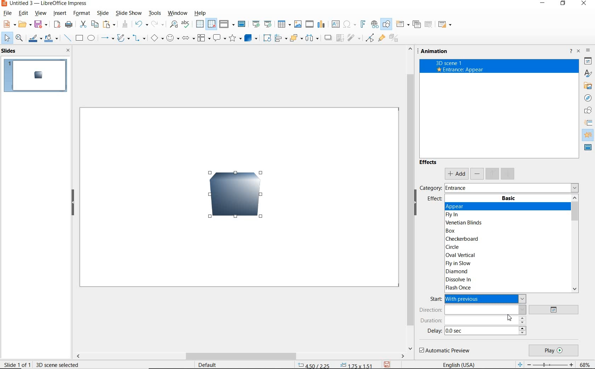 The height and width of the screenshot is (369, 595). What do you see at coordinates (436, 51) in the screenshot?
I see `animation` at bounding box center [436, 51].